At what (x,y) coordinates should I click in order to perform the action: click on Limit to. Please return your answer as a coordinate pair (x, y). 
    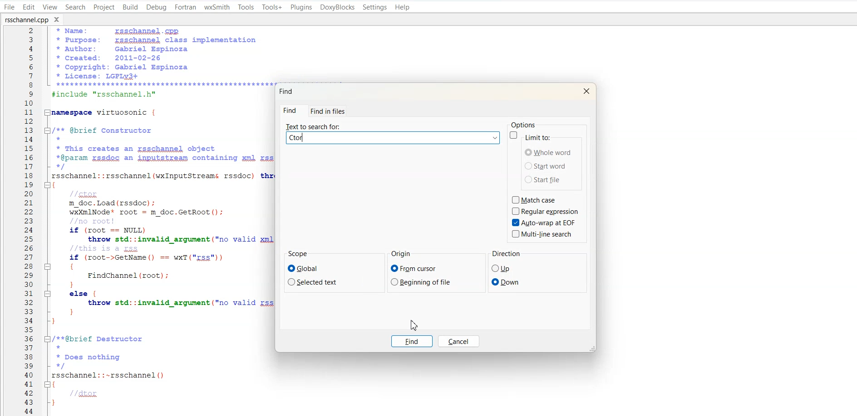
    Looking at the image, I should click on (541, 136).